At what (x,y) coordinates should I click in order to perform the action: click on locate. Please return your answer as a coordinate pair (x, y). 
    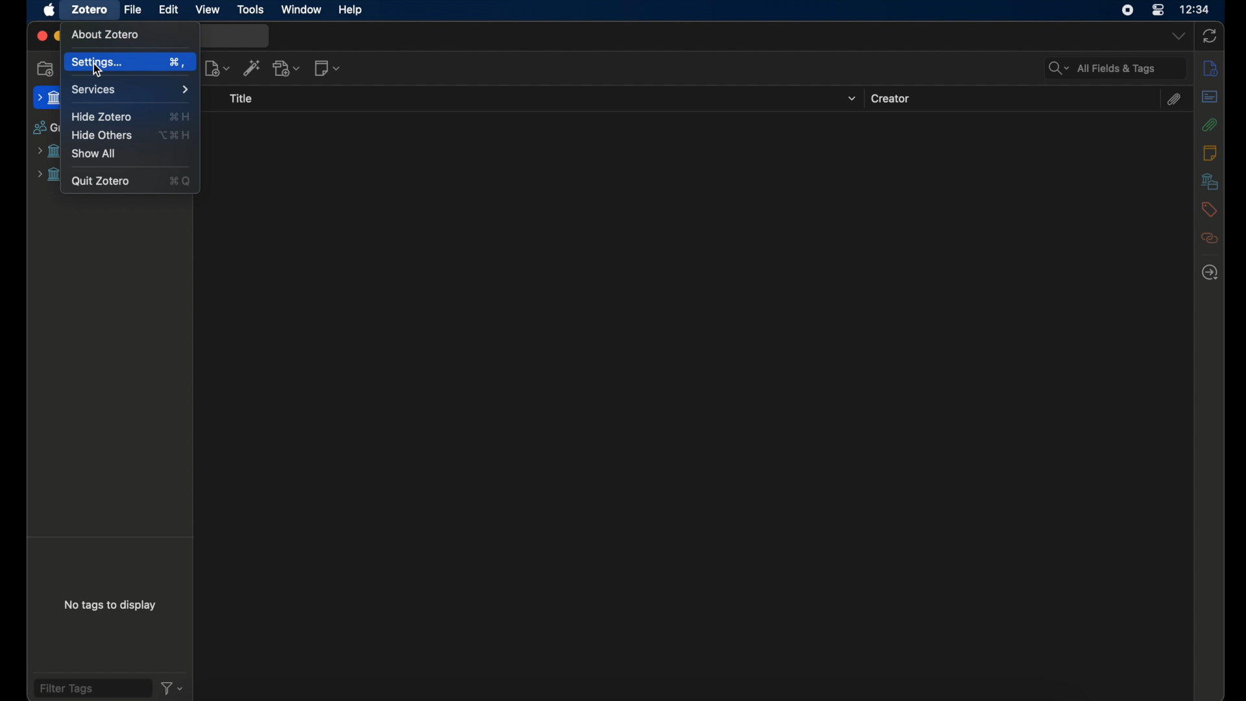
    Looking at the image, I should click on (1211, 272).